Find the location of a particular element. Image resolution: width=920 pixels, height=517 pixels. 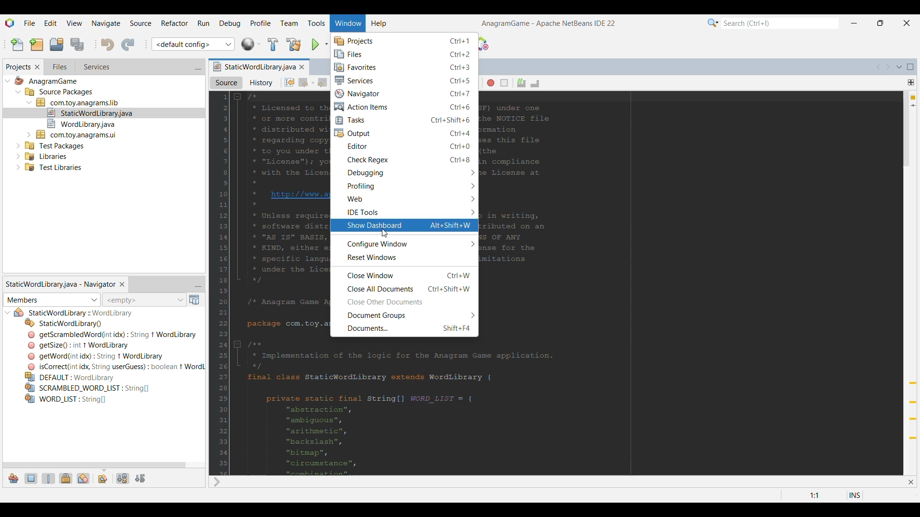

Close all documents is located at coordinates (405, 289).